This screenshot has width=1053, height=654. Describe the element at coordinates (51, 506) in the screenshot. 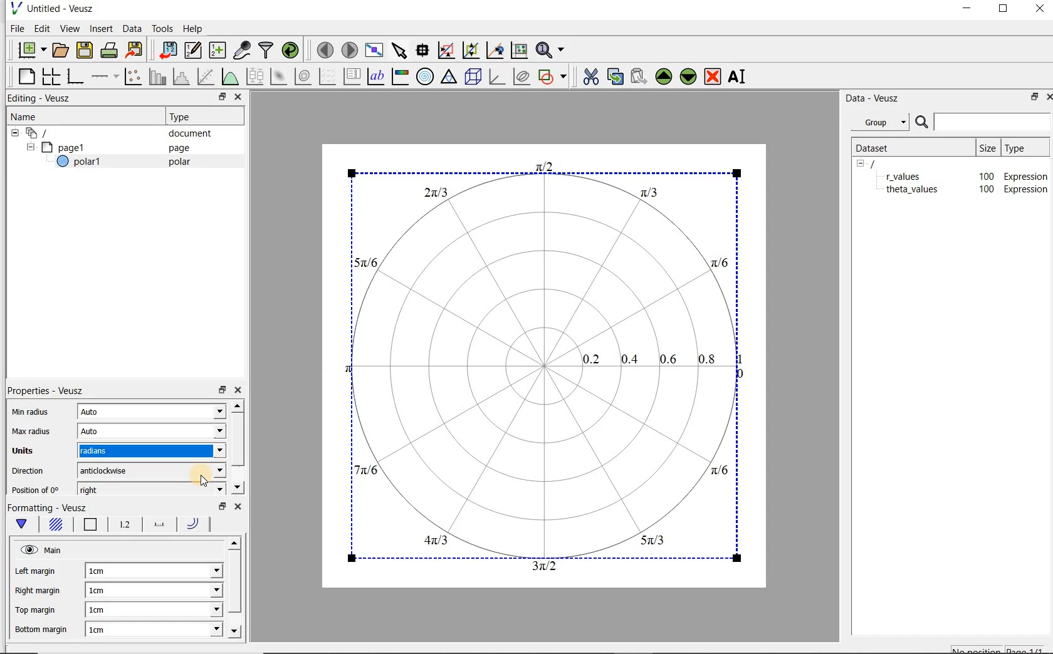

I see `Formatting - Veusz` at that location.